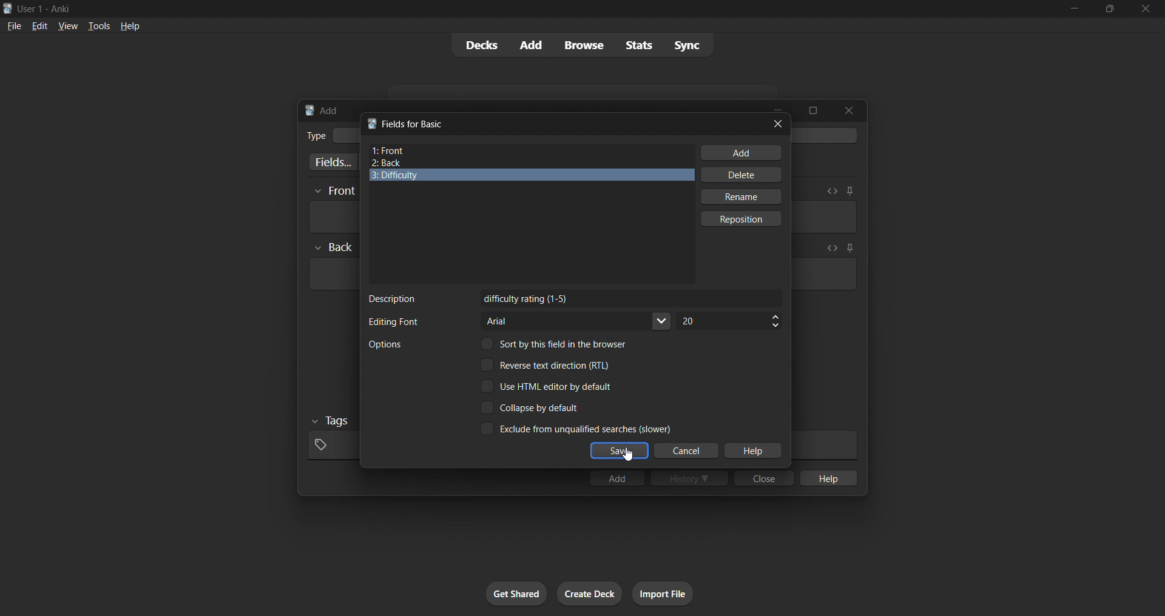 The width and height of the screenshot is (1165, 616). Describe the element at coordinates (663, 594) in the screenshot. I see `import file` at that location.